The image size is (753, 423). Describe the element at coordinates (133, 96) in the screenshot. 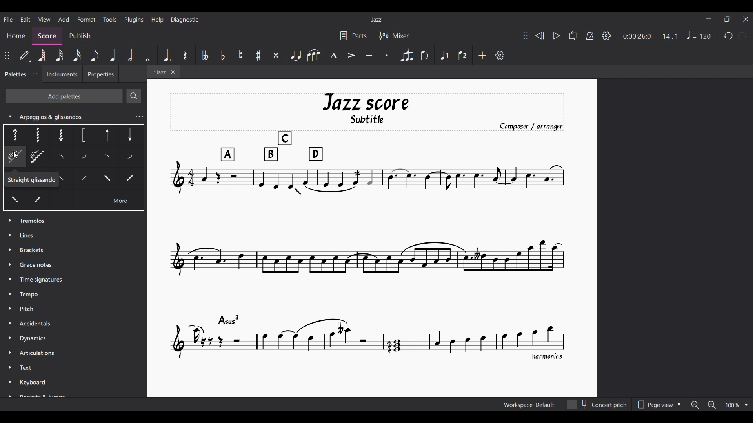

I see `Search` at that location.